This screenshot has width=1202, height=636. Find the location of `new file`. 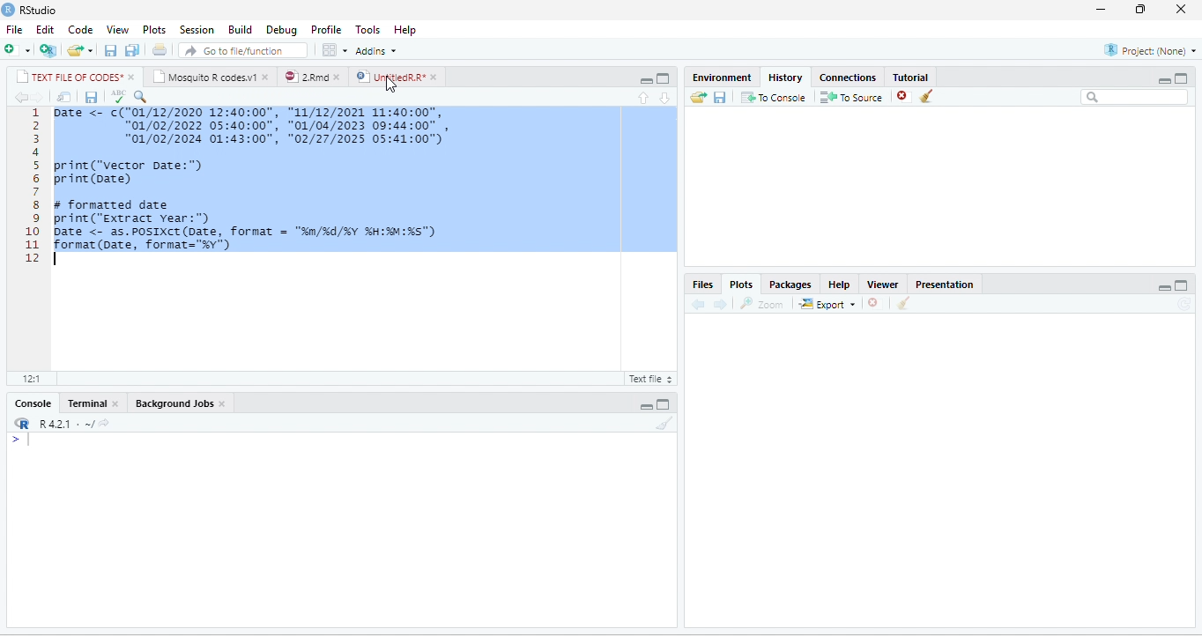

new file is located at coordinates (18, 50).